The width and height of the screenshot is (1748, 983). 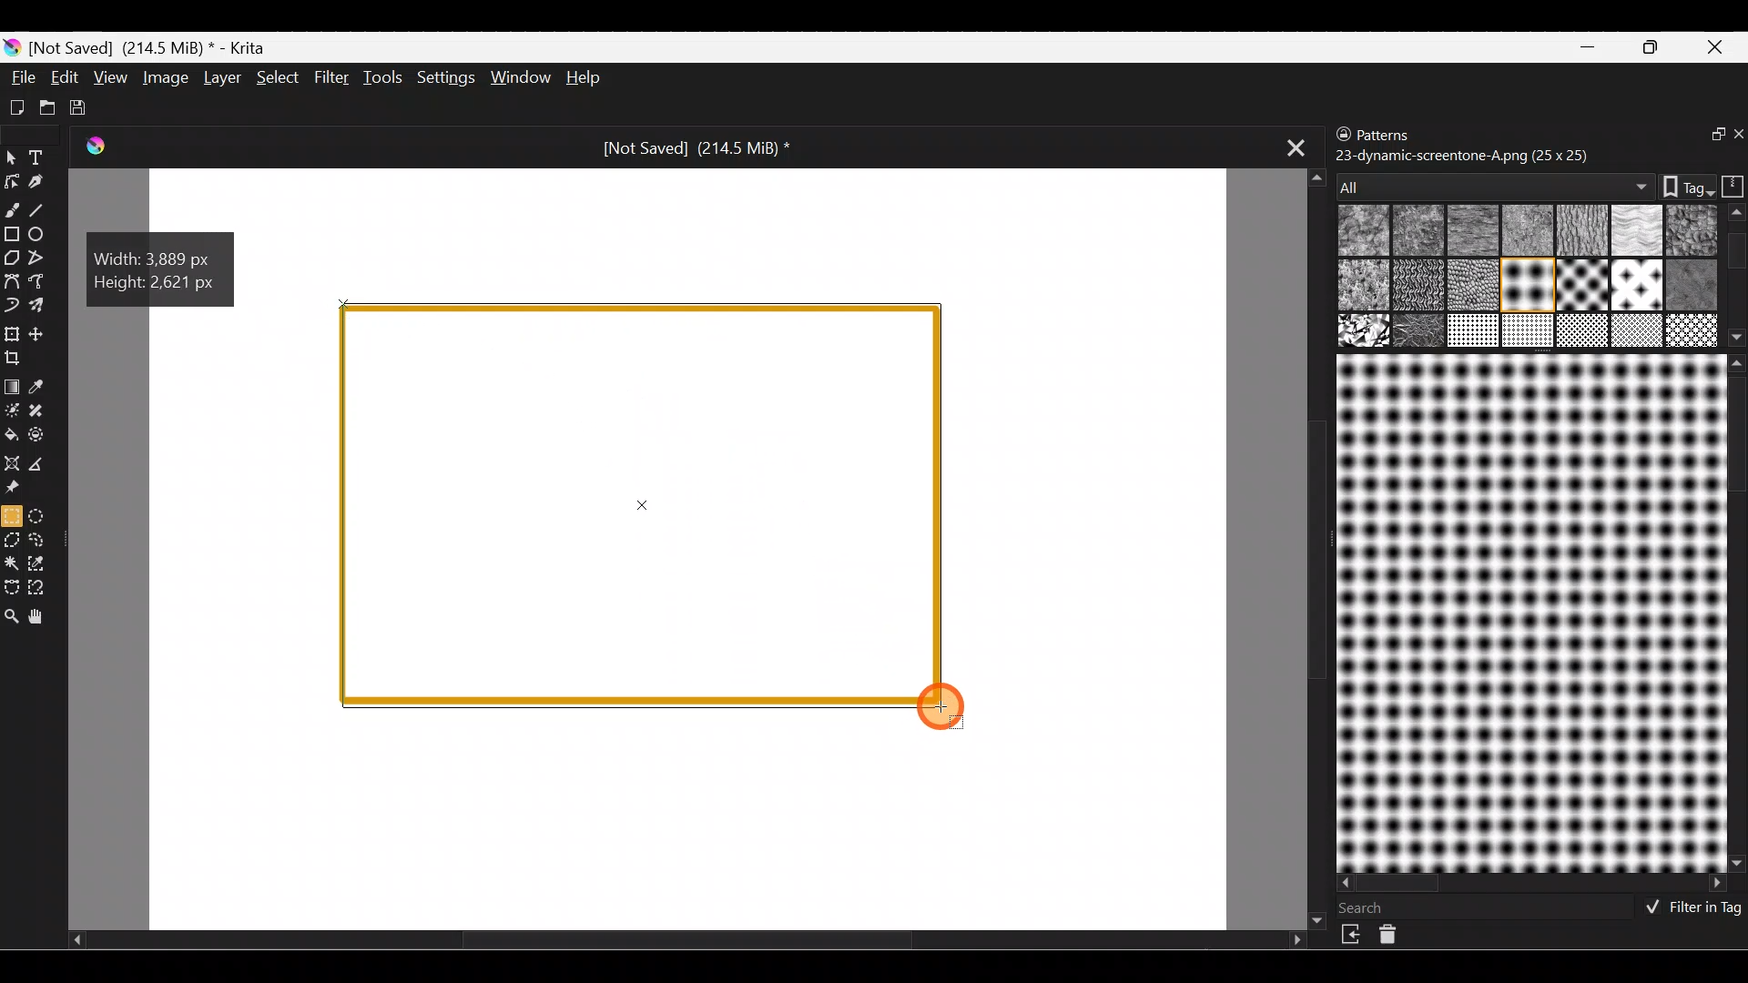 What do you see at coordinates (949, 710) in the screenshot?
I see `Cursor` at bounding box center [949, 710].